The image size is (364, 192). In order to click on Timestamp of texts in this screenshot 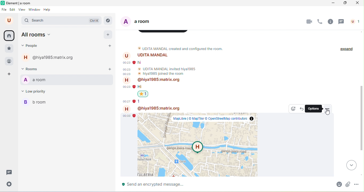, I will do `click(127, 68)`.